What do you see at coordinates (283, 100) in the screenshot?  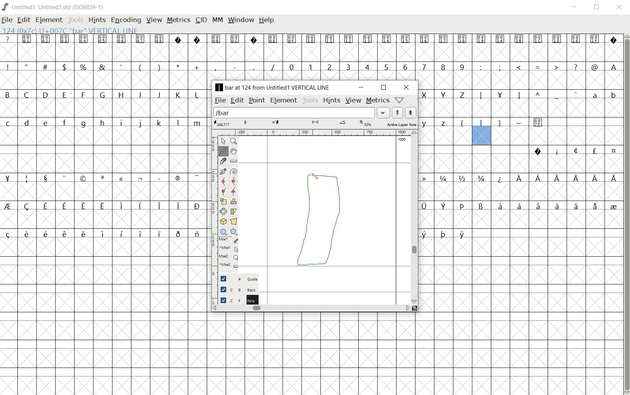 I see `element` at bounding box center [283, 100].